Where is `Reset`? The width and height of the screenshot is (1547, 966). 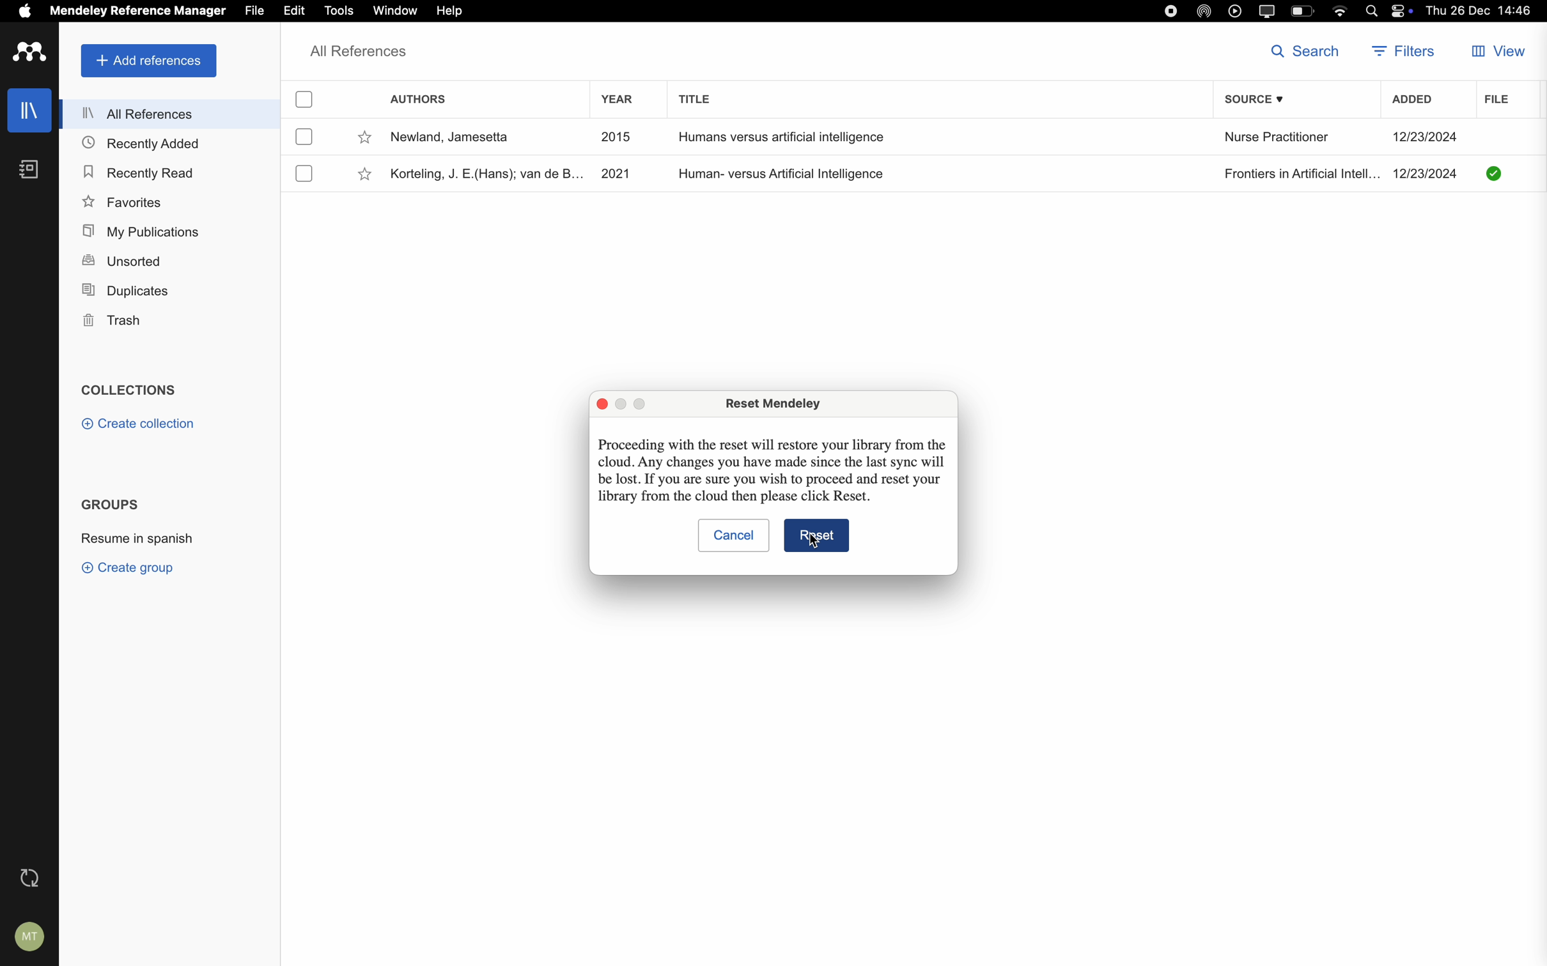
Reset is located at coordinates (816, 537).